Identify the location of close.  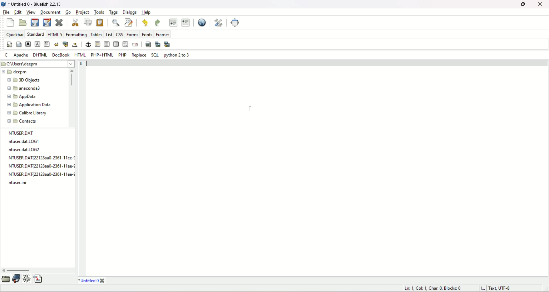
(59, 22).